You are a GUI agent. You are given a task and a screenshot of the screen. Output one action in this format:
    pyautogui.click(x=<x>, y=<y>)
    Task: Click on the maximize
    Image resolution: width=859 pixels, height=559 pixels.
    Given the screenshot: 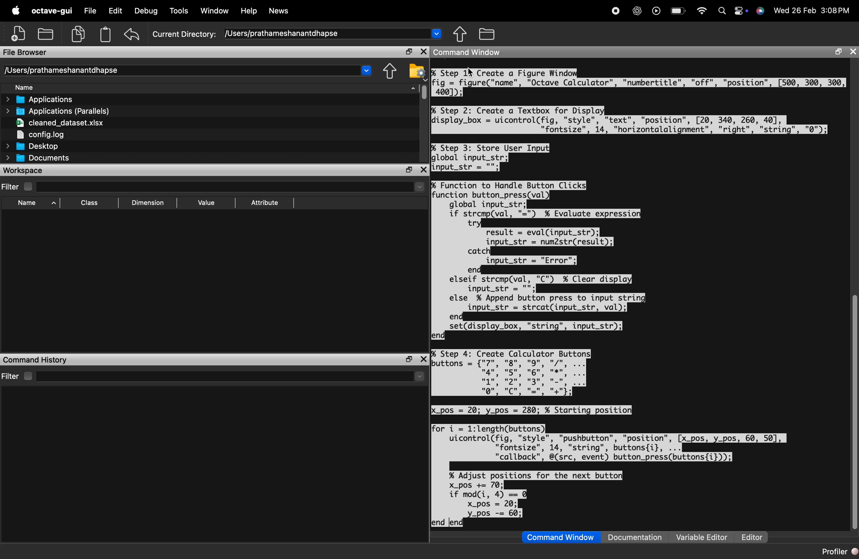 What is the action you would take?
    pyautogui.click(x=423, y=359)
    